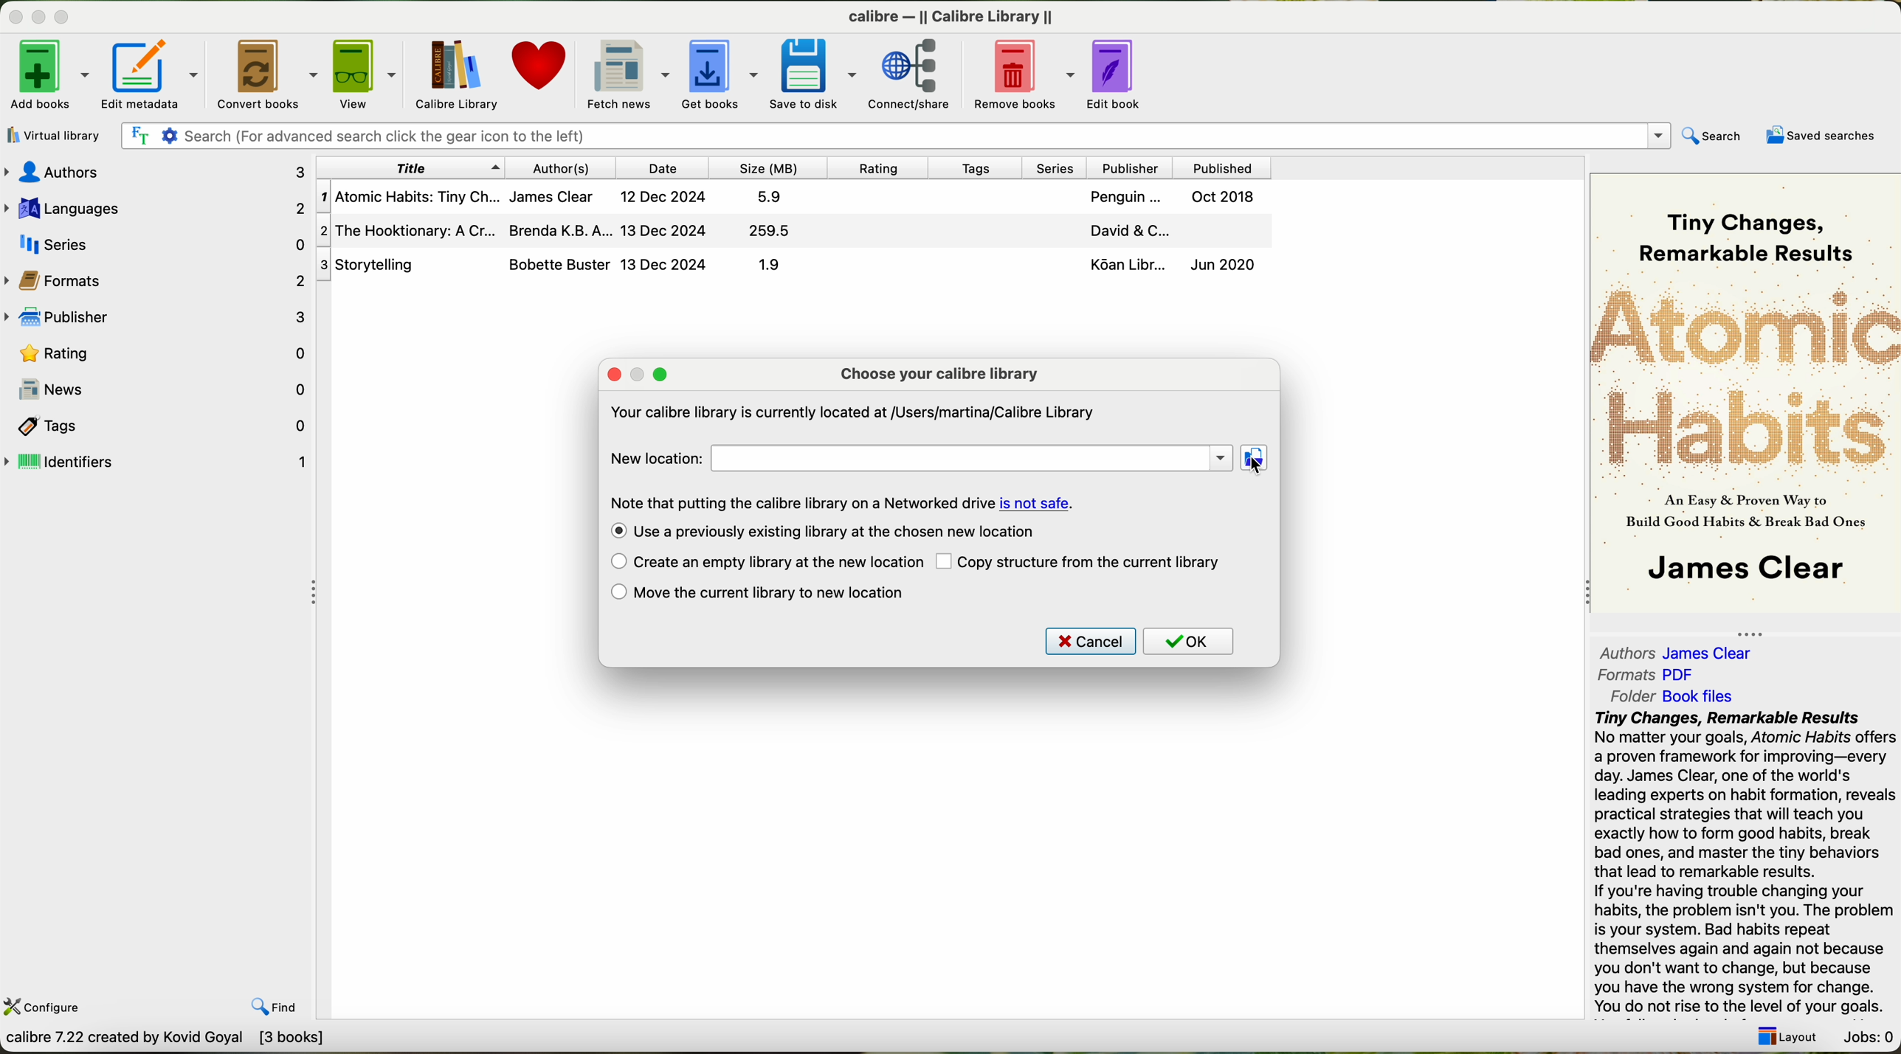 This screenshot has width=1901, height=1054. What do you see at coordinates (945, 563) in the screenshot?
I see `check box` at bounding box center [945, 563].